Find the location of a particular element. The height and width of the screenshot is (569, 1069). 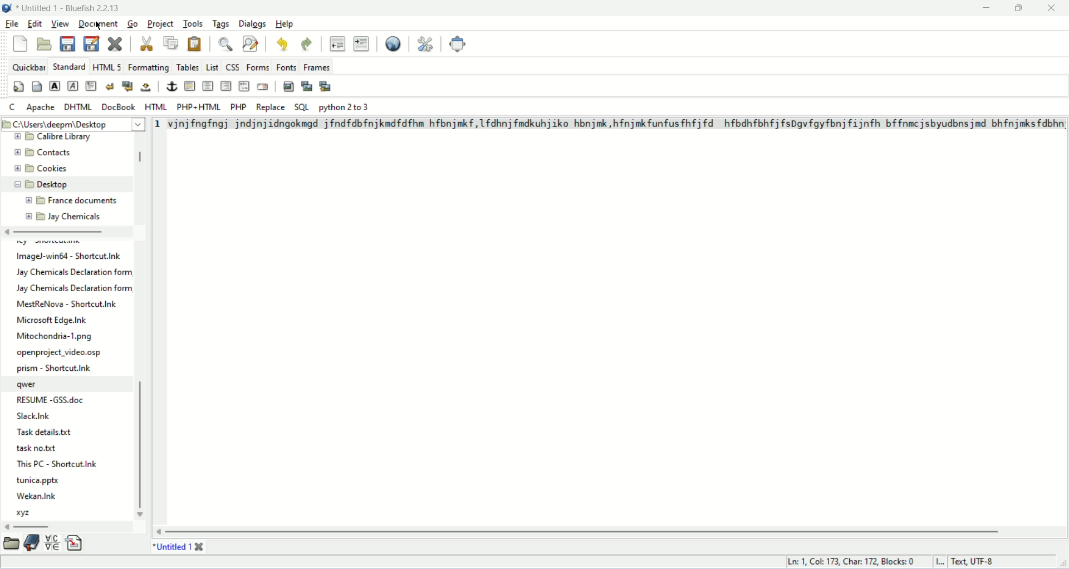

This PC - Shortcut.Ink is located at coordinates (57, 463).